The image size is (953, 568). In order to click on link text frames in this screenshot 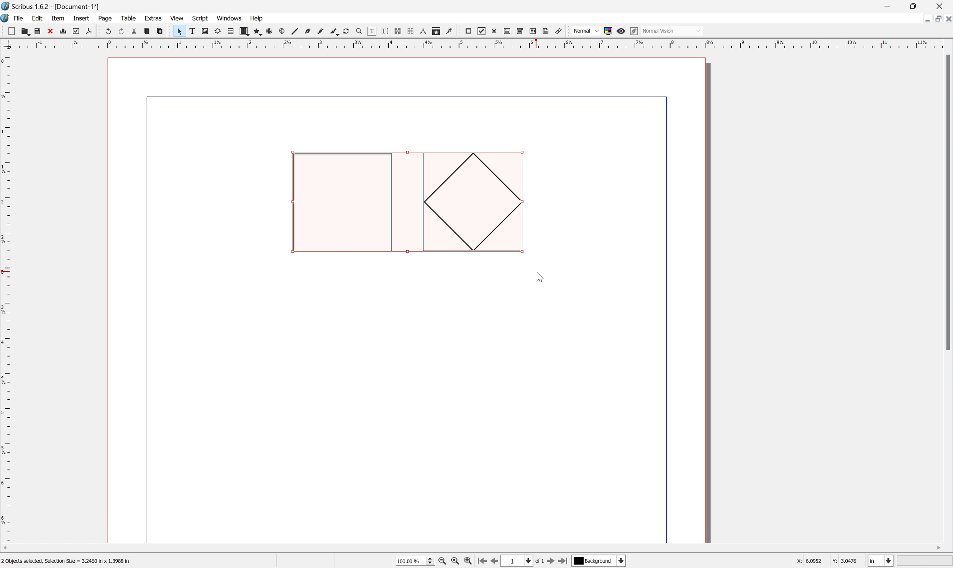, I will do `click(397, 31)`.